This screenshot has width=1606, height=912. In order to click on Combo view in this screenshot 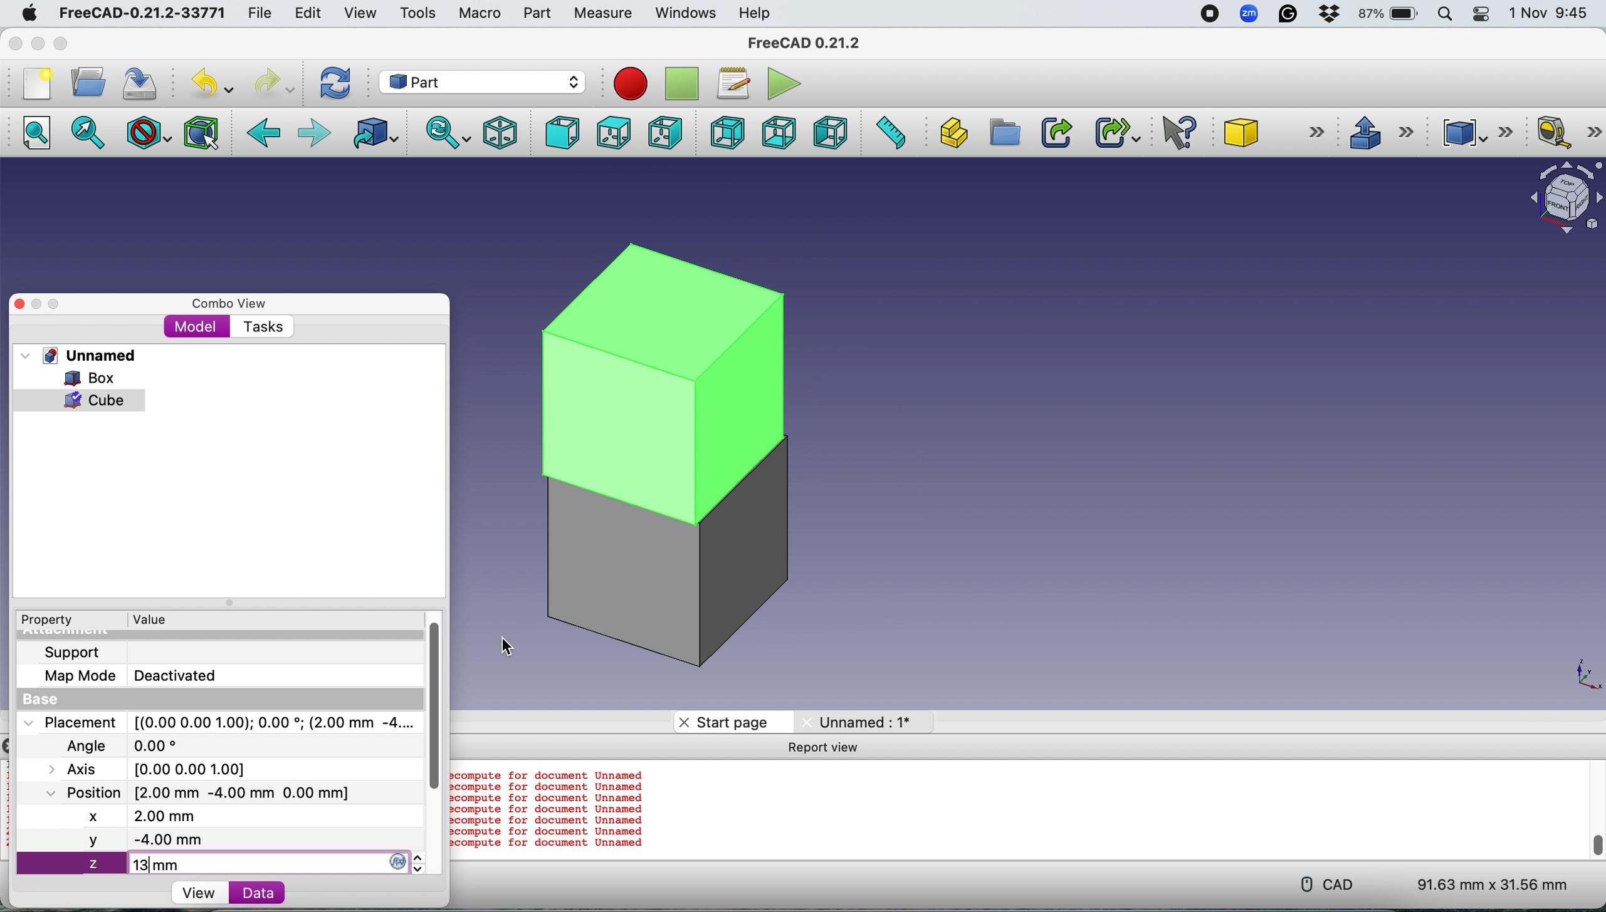, I will do `click(230, 304)`.